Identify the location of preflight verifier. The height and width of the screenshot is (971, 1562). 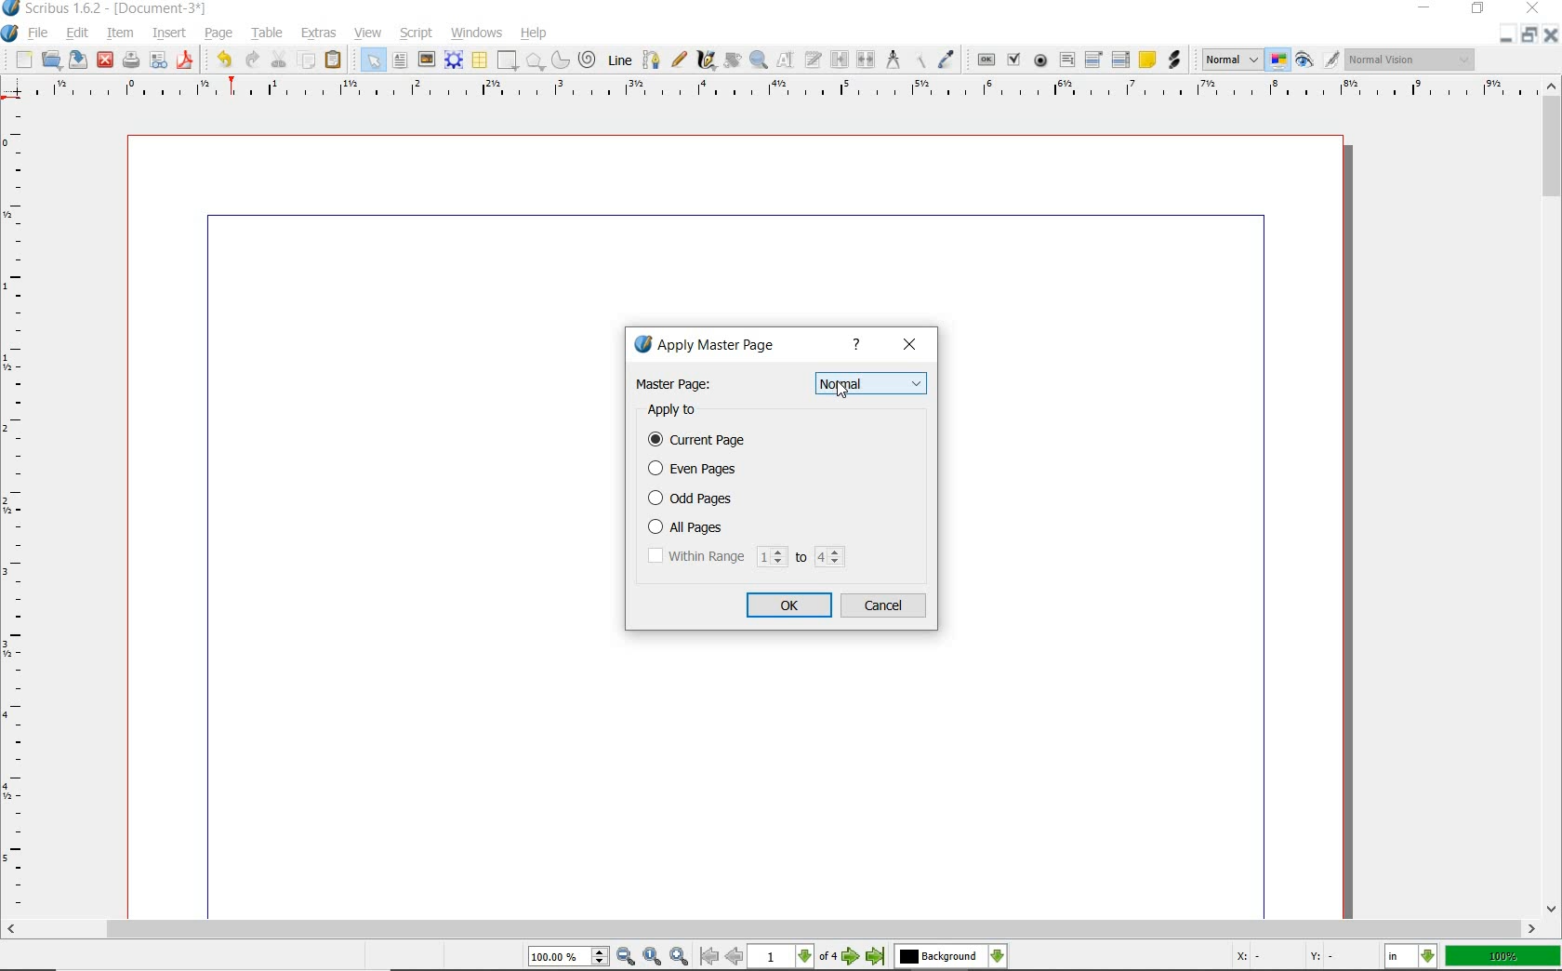
(159, 60).